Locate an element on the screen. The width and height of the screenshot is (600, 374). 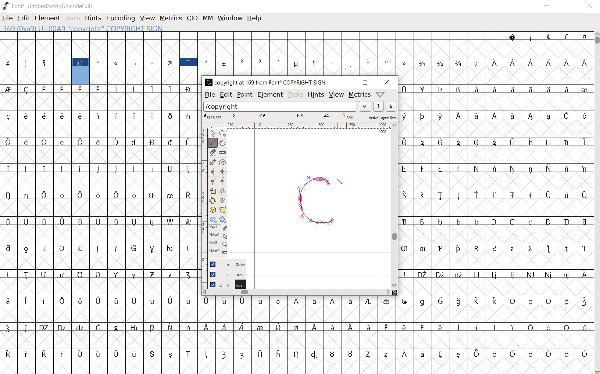
mm is located at coordinates (207, 17).